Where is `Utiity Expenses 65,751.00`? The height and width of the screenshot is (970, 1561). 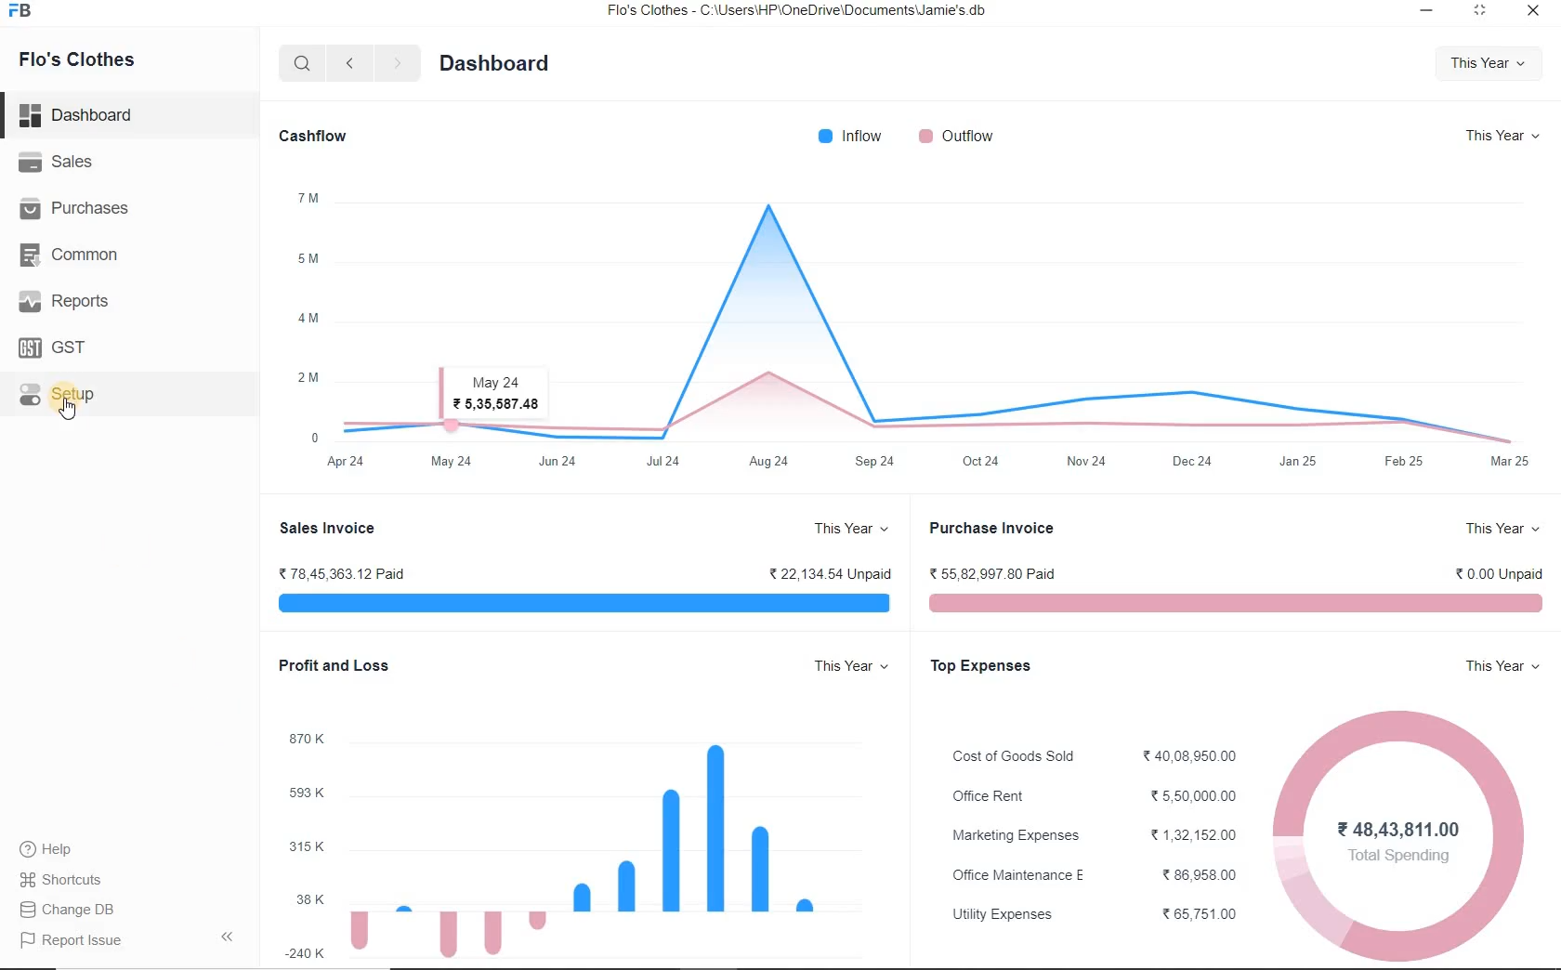 Utiity Expenses 65,751.00 is located at coordinates (1092, 914).